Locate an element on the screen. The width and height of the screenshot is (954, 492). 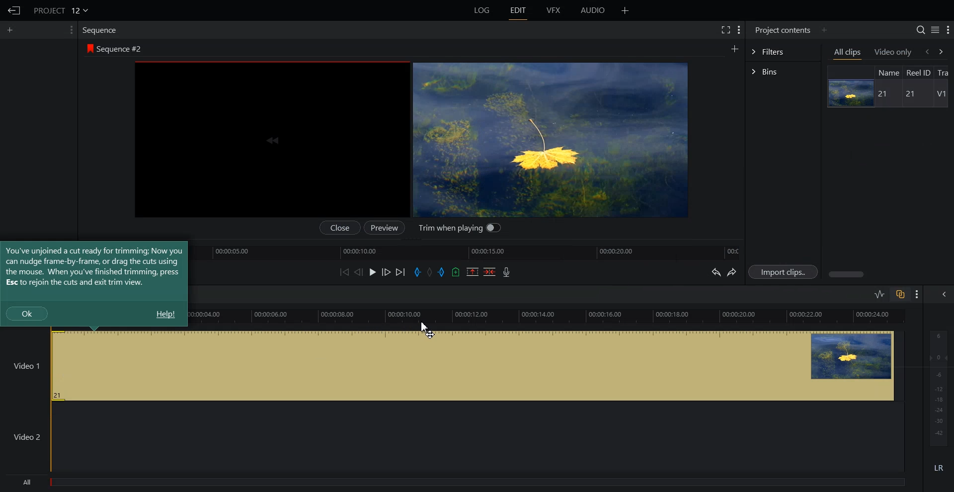
Show Setting Menu is located at coordinates (71, 30).